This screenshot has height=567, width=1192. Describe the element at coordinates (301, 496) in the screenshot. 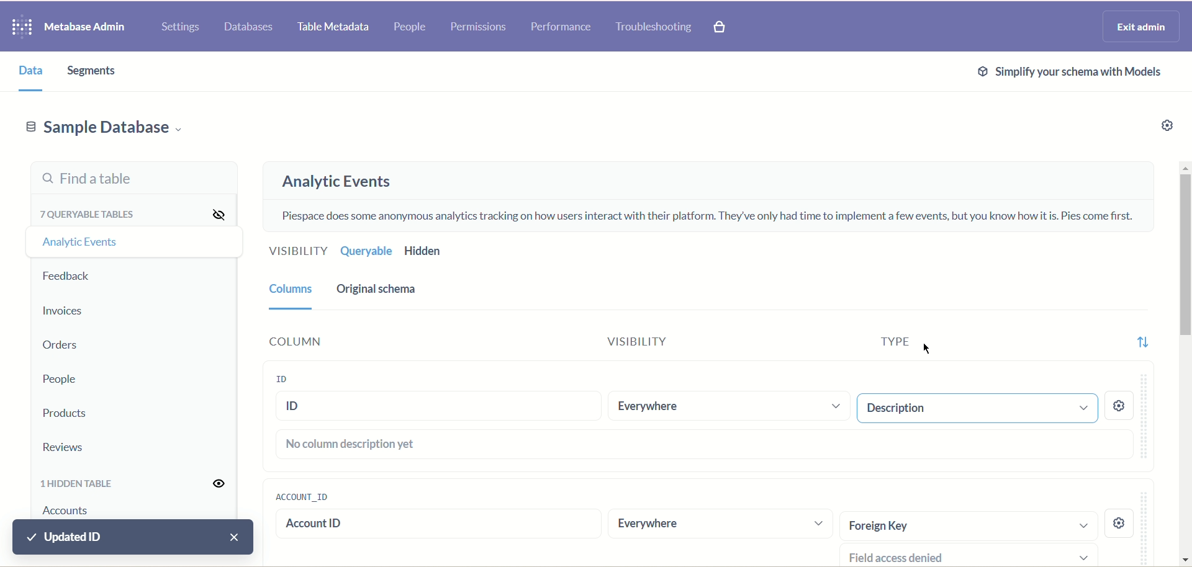

I see `account ID` at that location.